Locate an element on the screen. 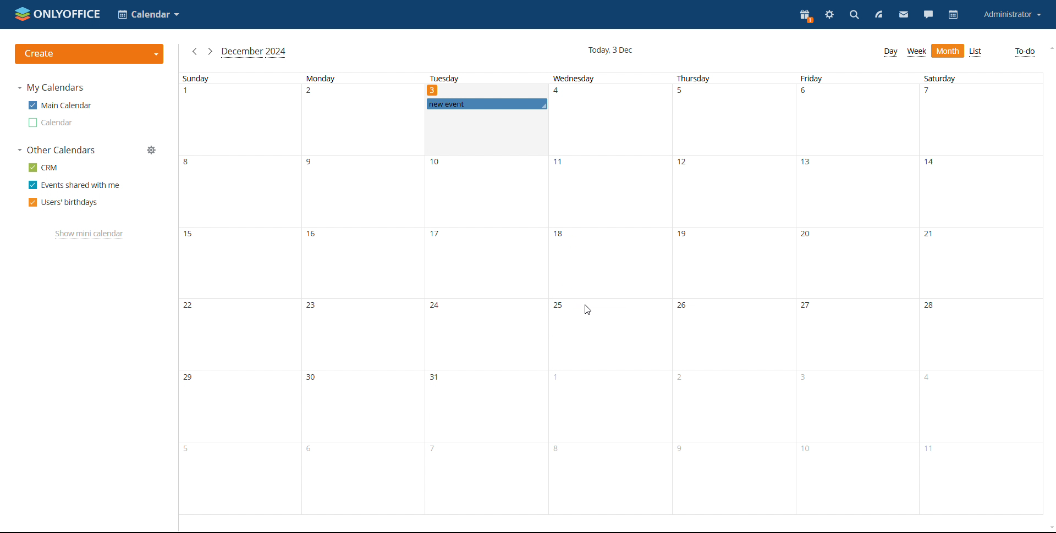 This screenshot has width=1056, height=533. friday is located at coordinates (856, 293).